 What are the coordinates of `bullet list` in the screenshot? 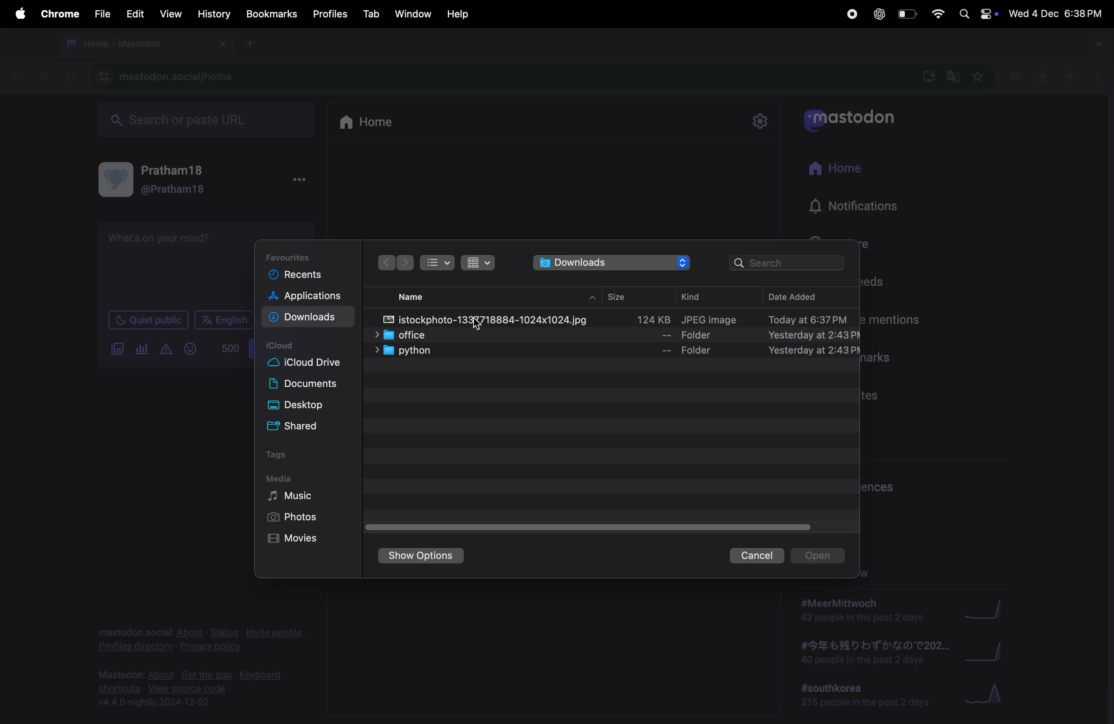 It's located at (438, 263).